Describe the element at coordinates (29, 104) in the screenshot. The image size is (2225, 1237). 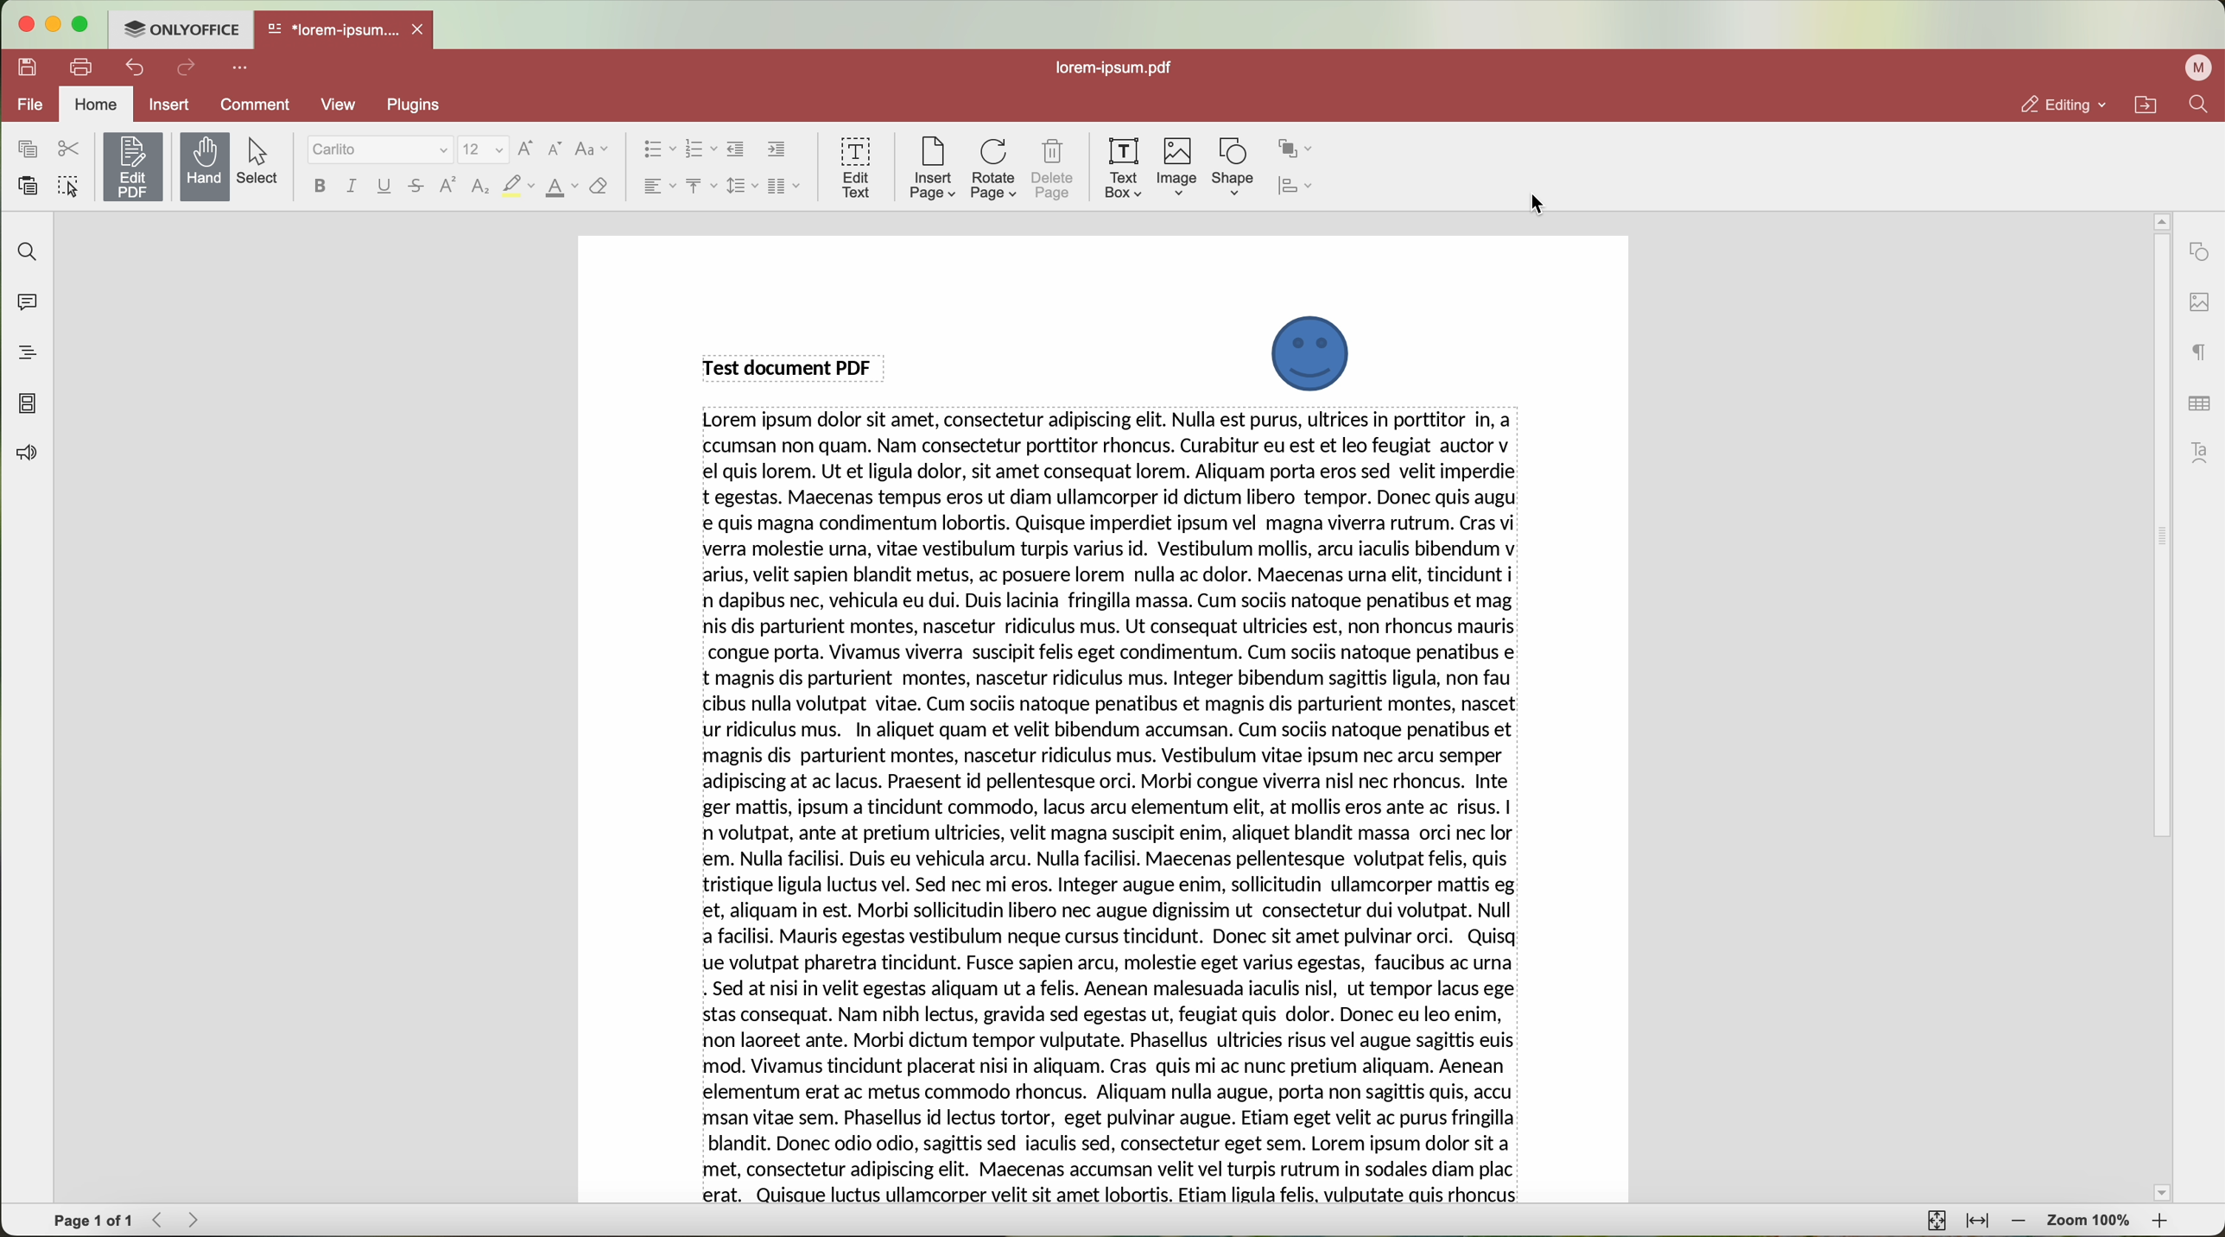
I see `file` at that location.